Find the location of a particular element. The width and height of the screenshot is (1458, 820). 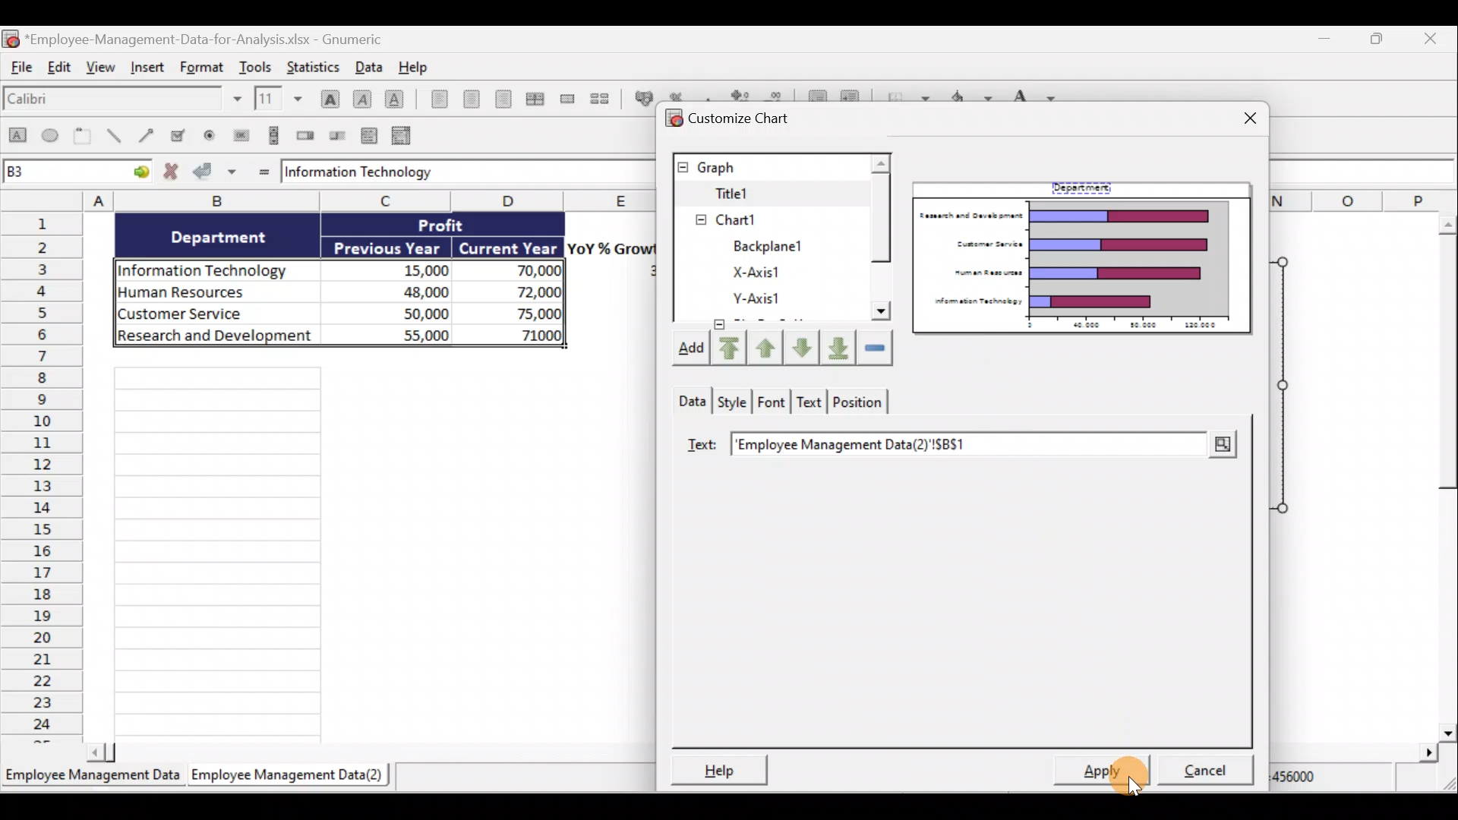

Create an arrow object is located at coordinates (149, 134).